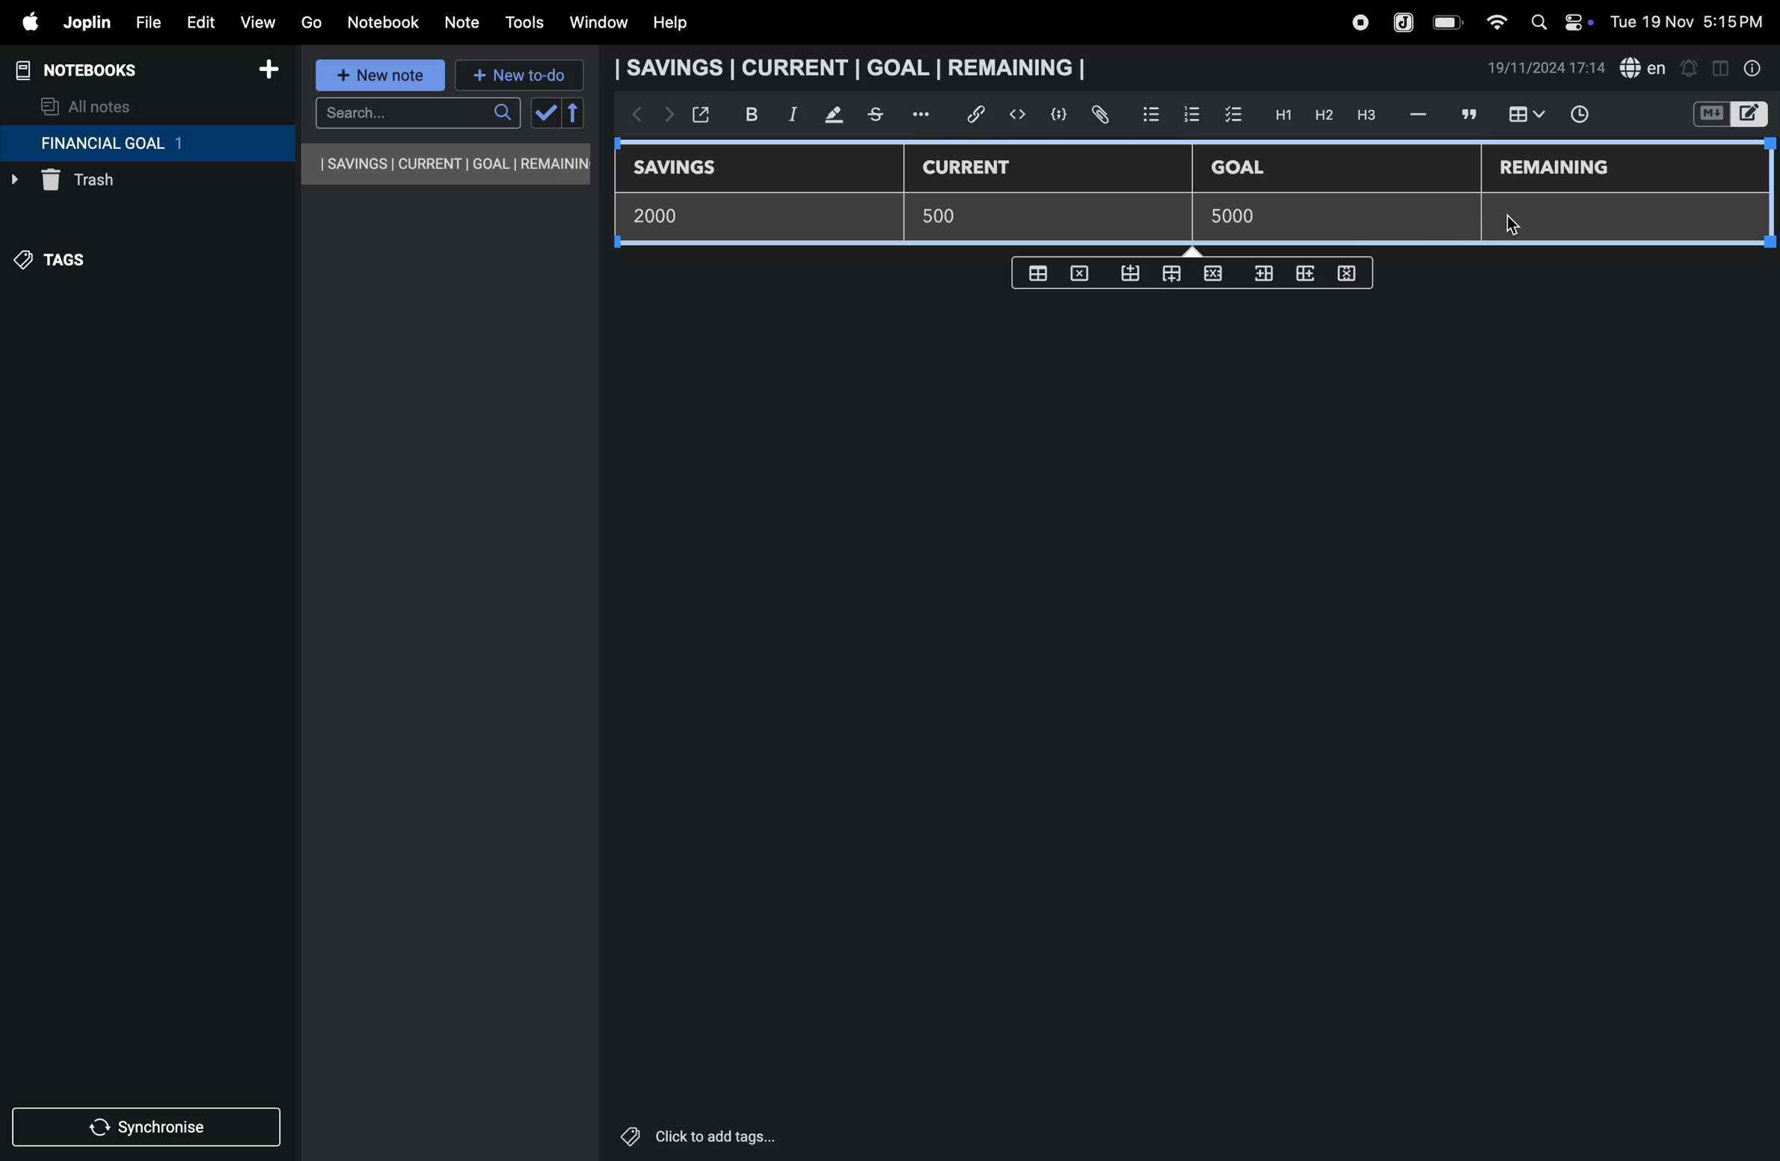 The height and width of the screenshot is (1161, 1780). I want to click on 2000, so click(667, 215).